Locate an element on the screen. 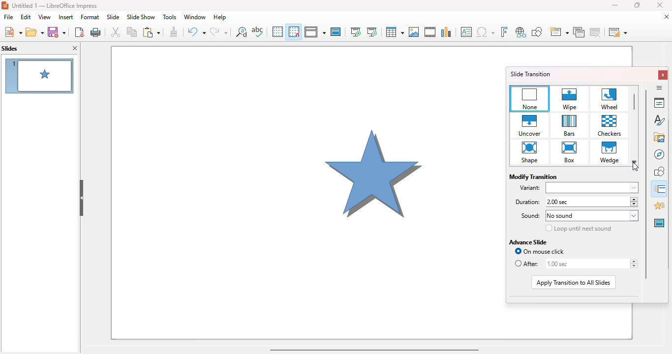 Image resolution: width=672 pixels, height=354 pixels. format is located at coordinates (90, 17).